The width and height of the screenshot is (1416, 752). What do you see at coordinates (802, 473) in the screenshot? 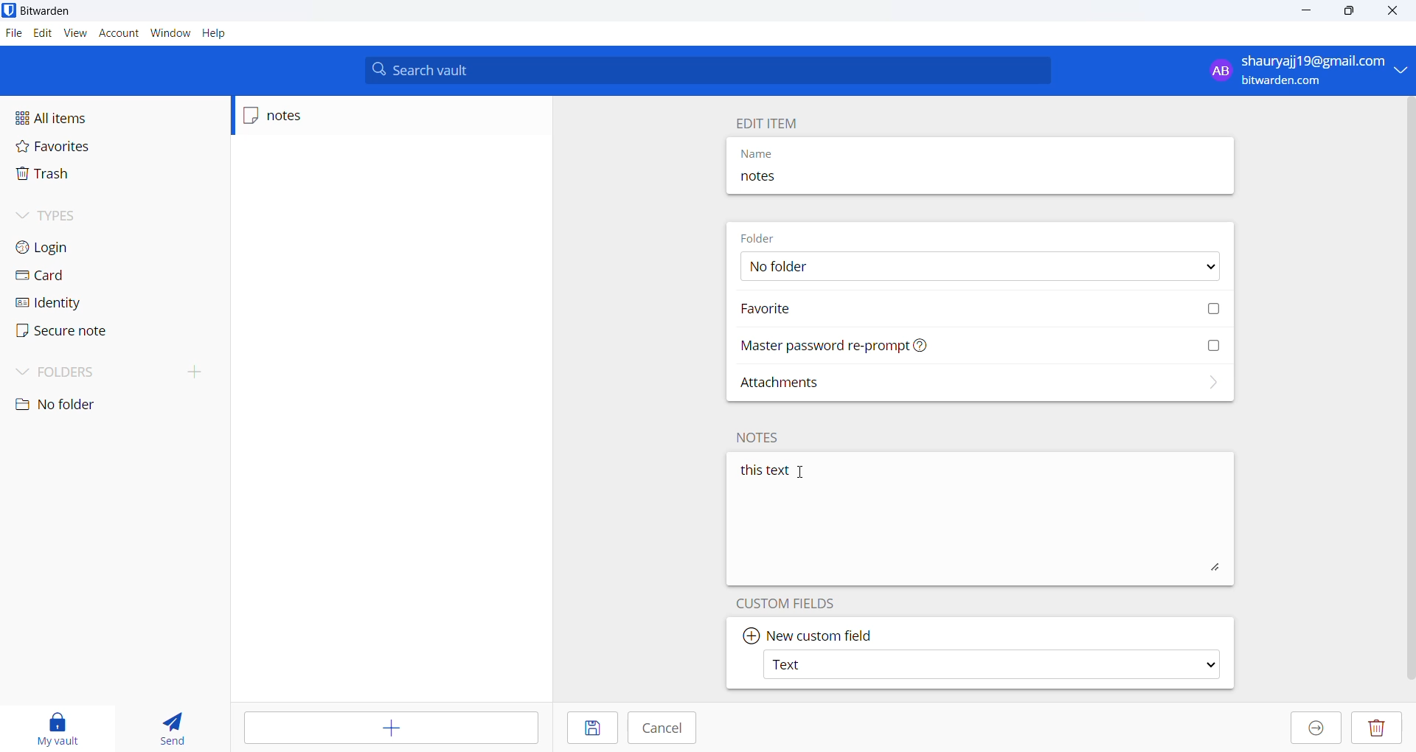
I see `cursor` at bounding box center [802, 473].